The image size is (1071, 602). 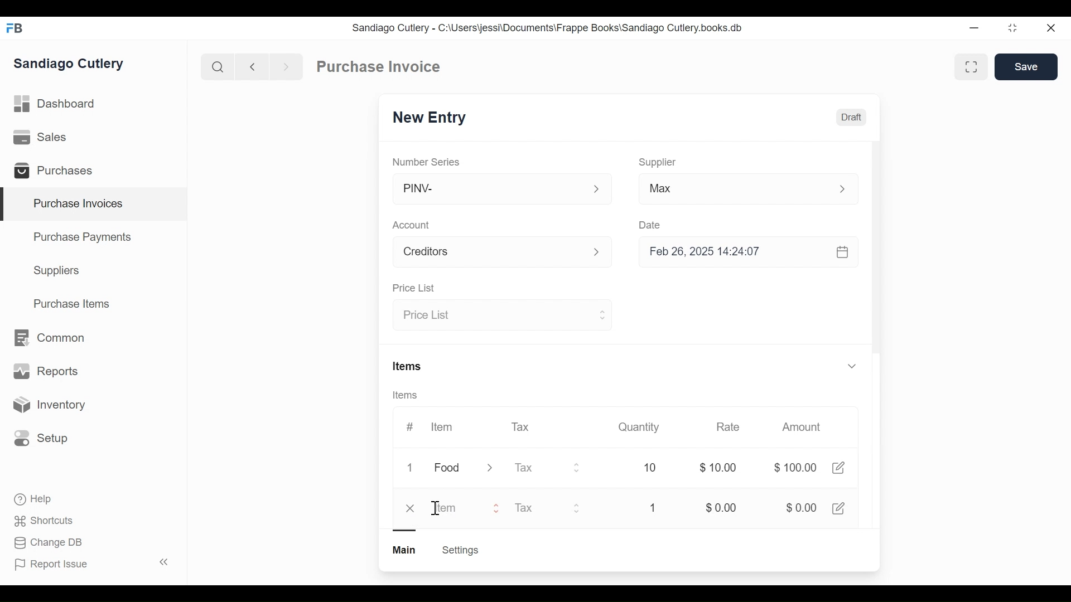 I want to click on Price List, so click(x=492, y=315).